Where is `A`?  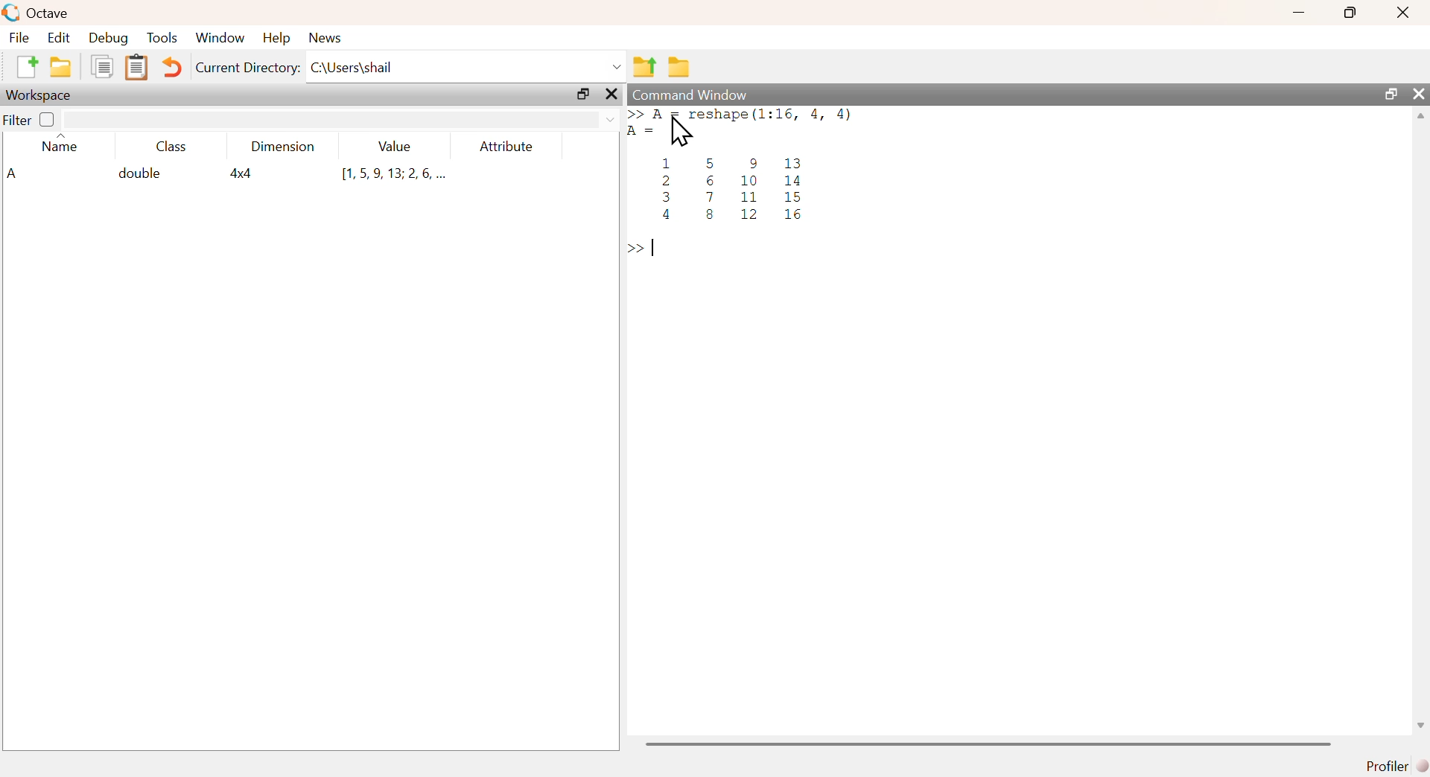 A is located at coordinates (14, 173).